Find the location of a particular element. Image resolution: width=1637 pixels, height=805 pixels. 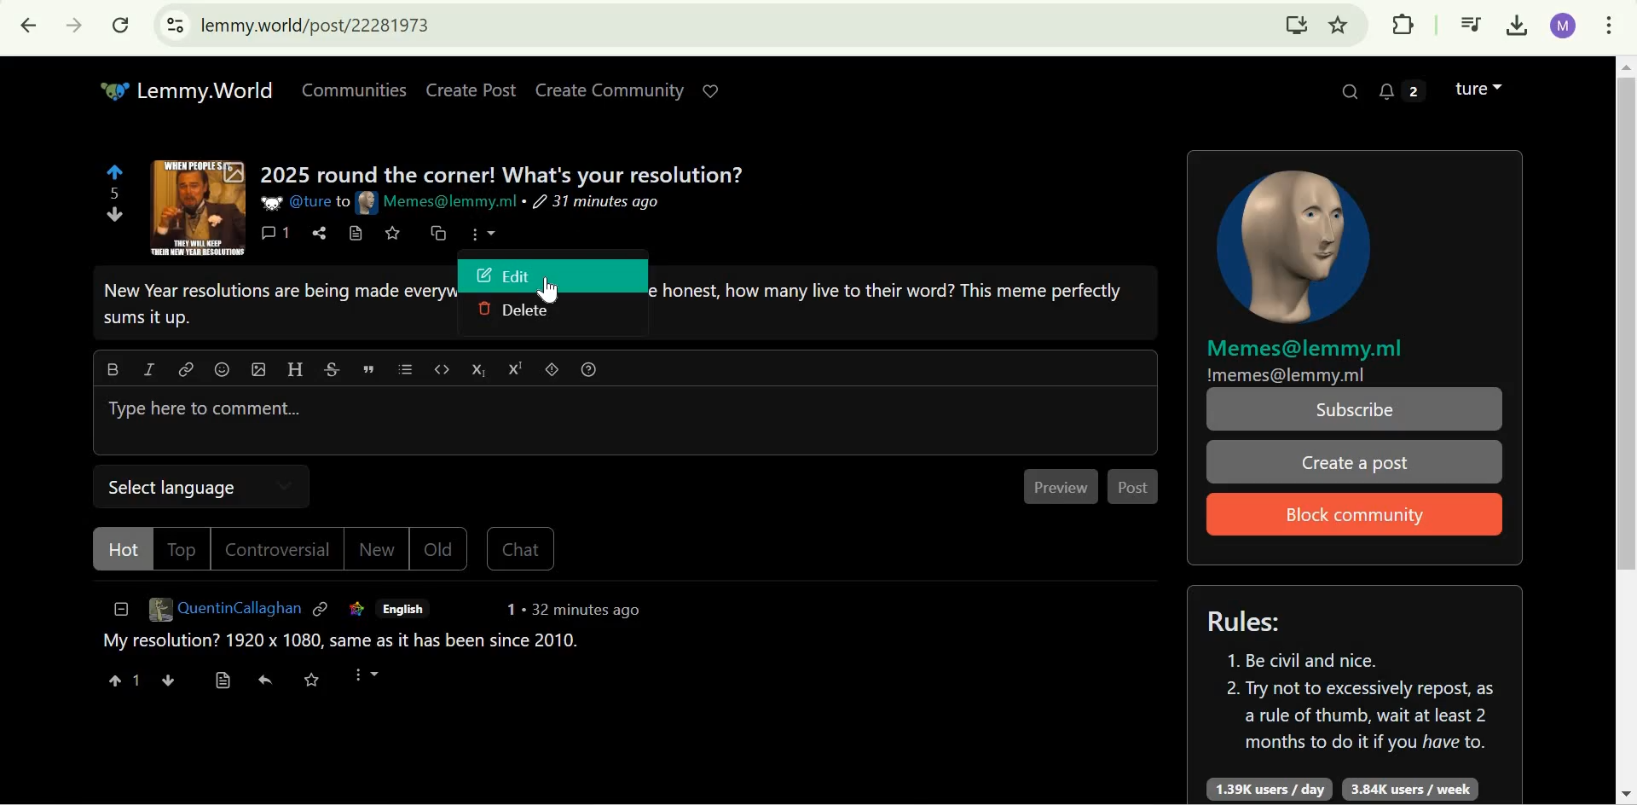

Bold is located at coordinates (113, 368).